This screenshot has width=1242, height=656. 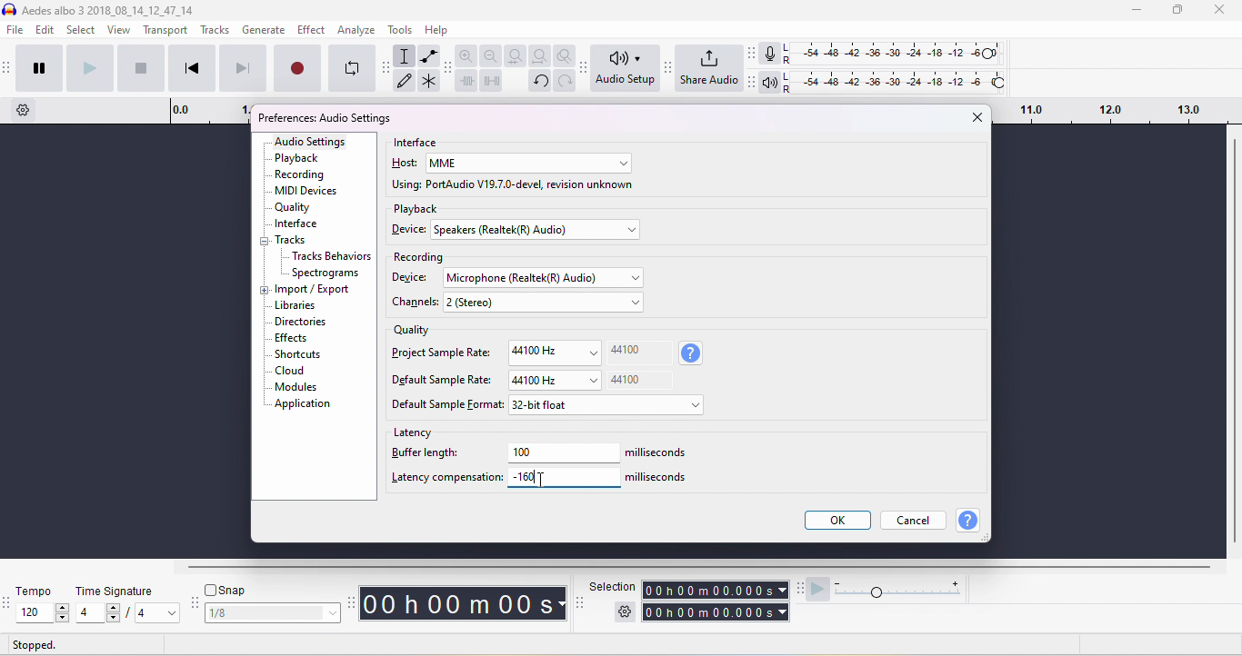 What do you see at coordinates (491, 55) in the screenshot?
I see `zoom out` at bounding box center [491, 55].